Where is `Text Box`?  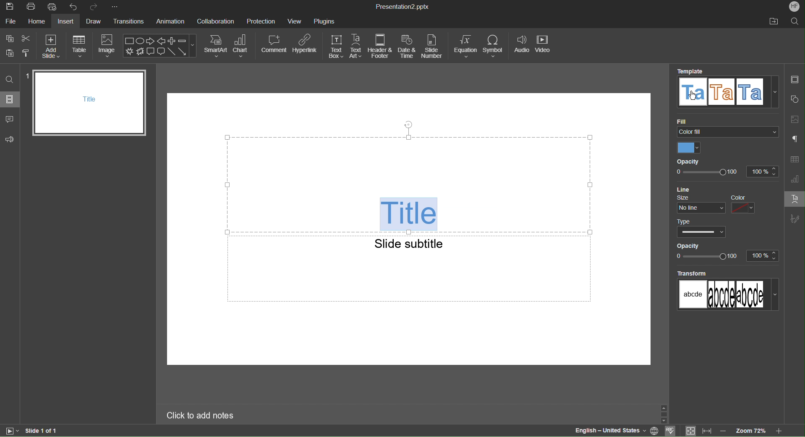
Text Box is located at coordinates (336, 47).